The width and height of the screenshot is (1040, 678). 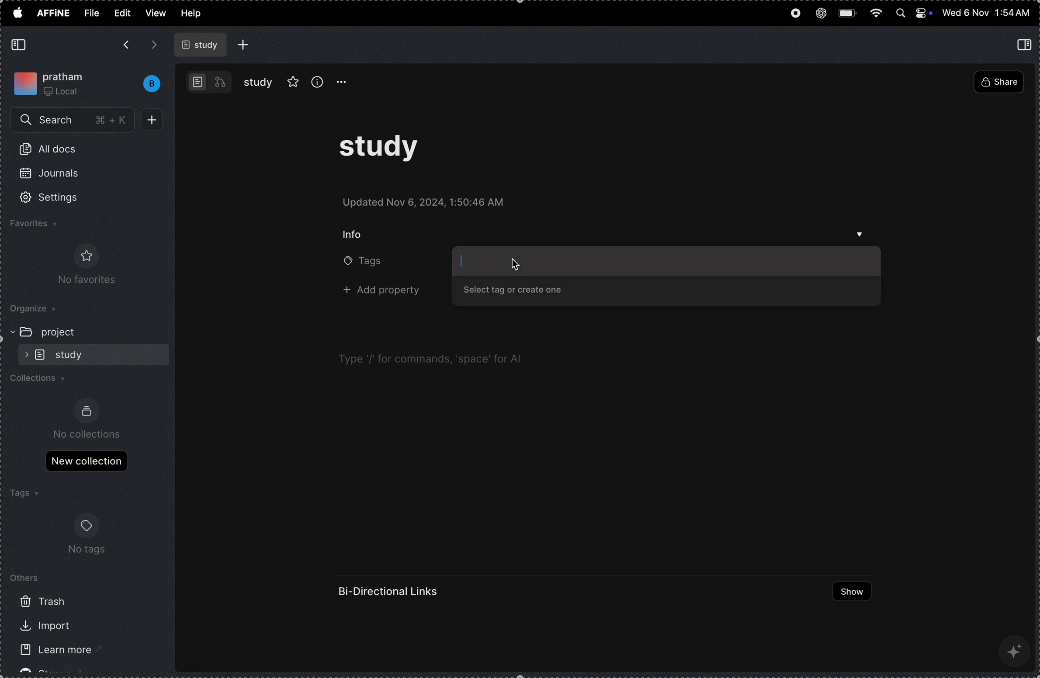 What do you see at coordinates (61, 198) in the screenshot?
I see `settings` at bounding box center [61, 198].